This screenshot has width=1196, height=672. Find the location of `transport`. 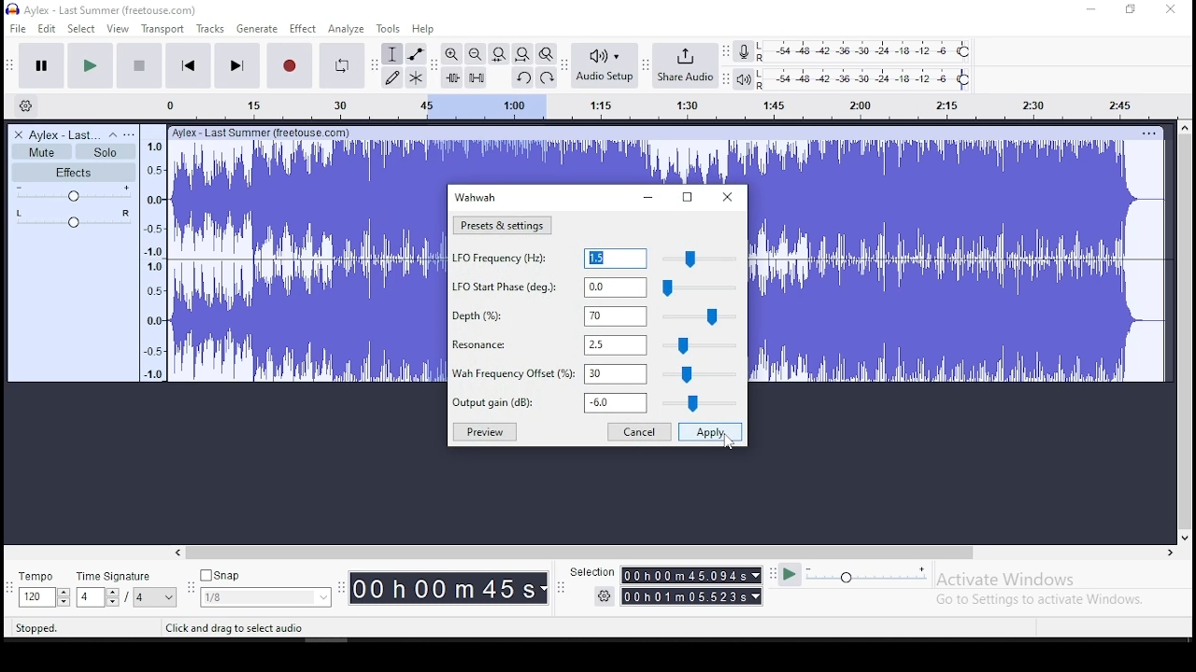

transport is located at coordinates (162, 28).